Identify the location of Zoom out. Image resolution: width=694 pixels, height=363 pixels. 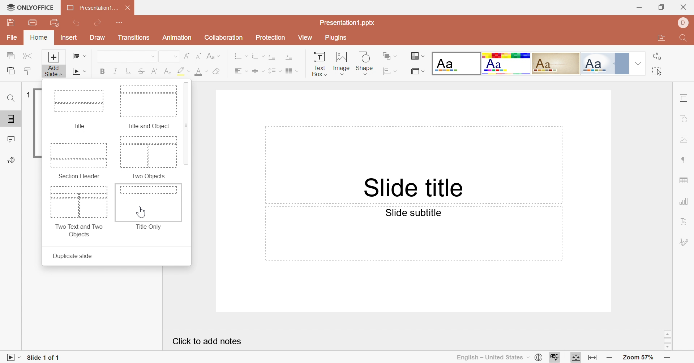
(609, 358).